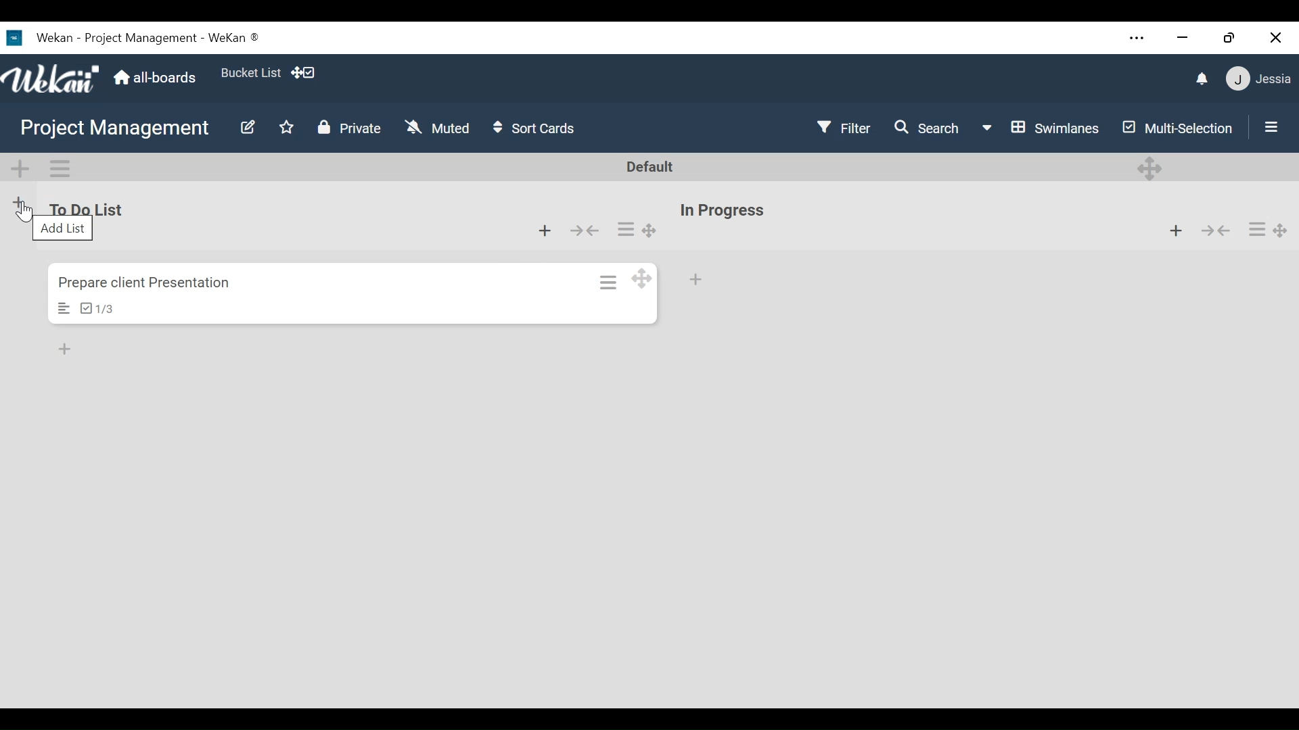 This screenshot has width=1299, height=730. Describe the element at coordinates (1176, 129) in the screenshot. I see `Multi-selection` at that location.